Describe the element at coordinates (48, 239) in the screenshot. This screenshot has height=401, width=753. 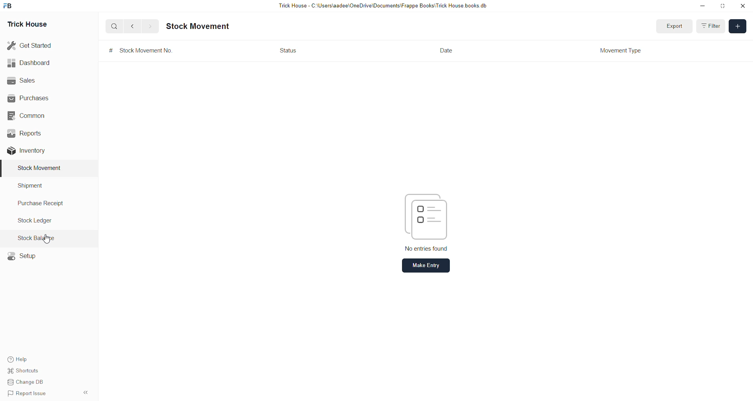
I see `Cursor` at that location.